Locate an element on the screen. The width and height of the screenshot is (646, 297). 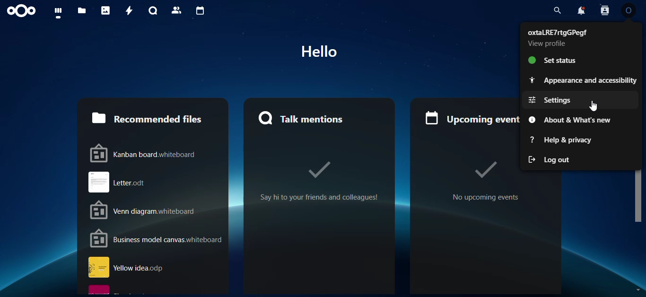
activity is located at coordinates (127, 10).